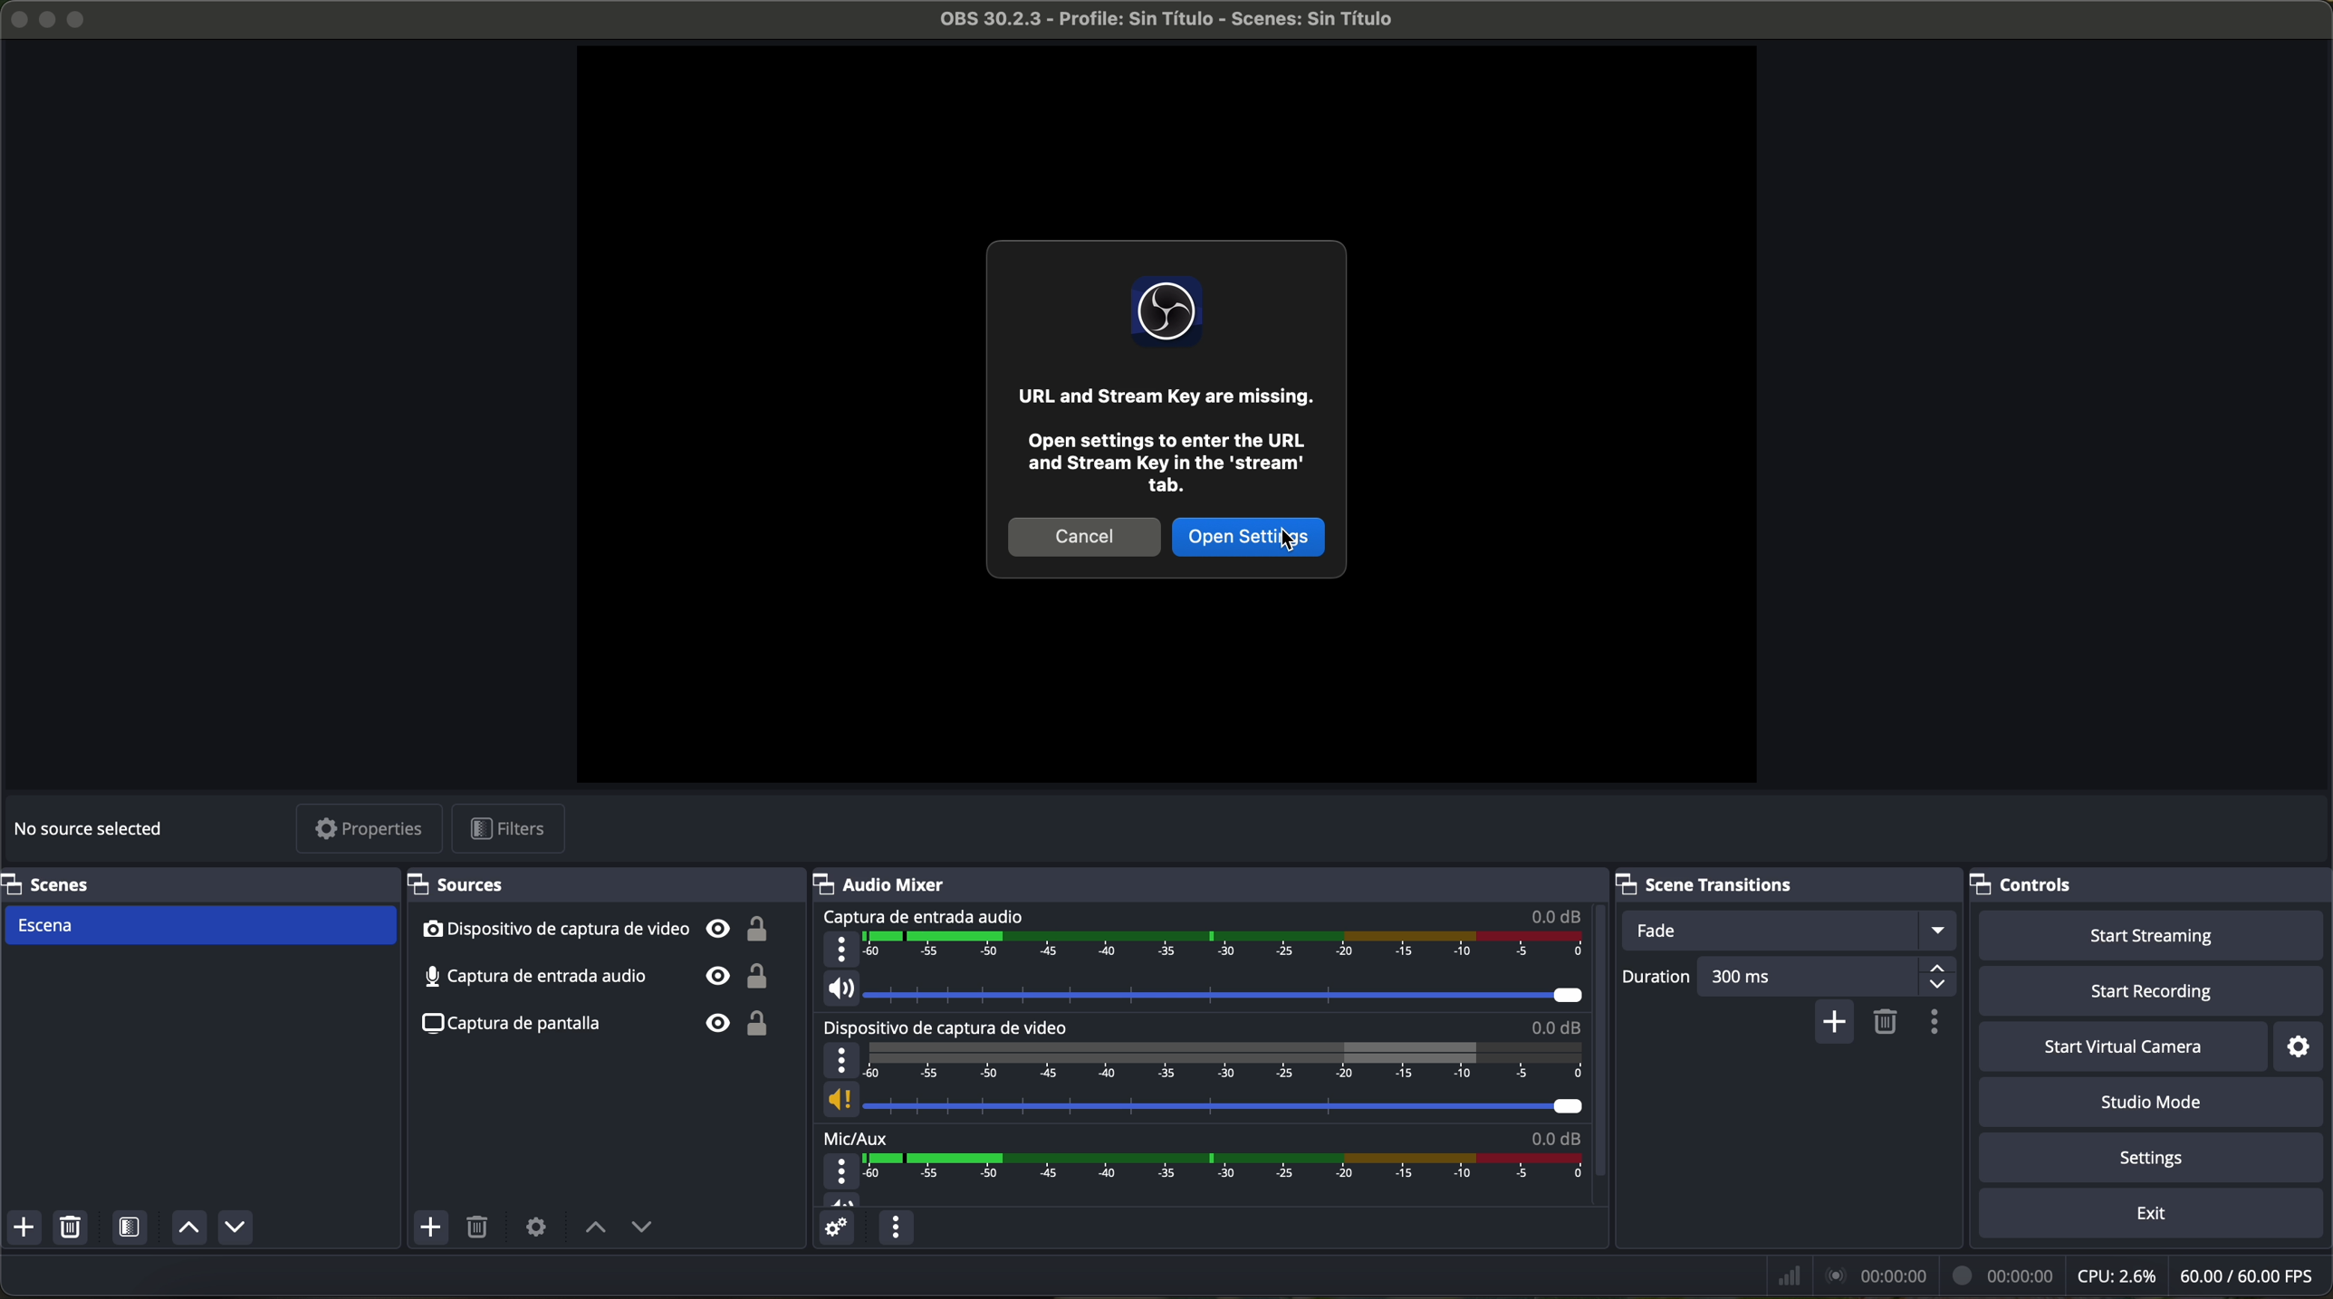 The image size is (2333, 1299). What do you see at coordinates (2155, 1161) in the screenshot?
I see `settings` at bounding box center [2155, 1161].